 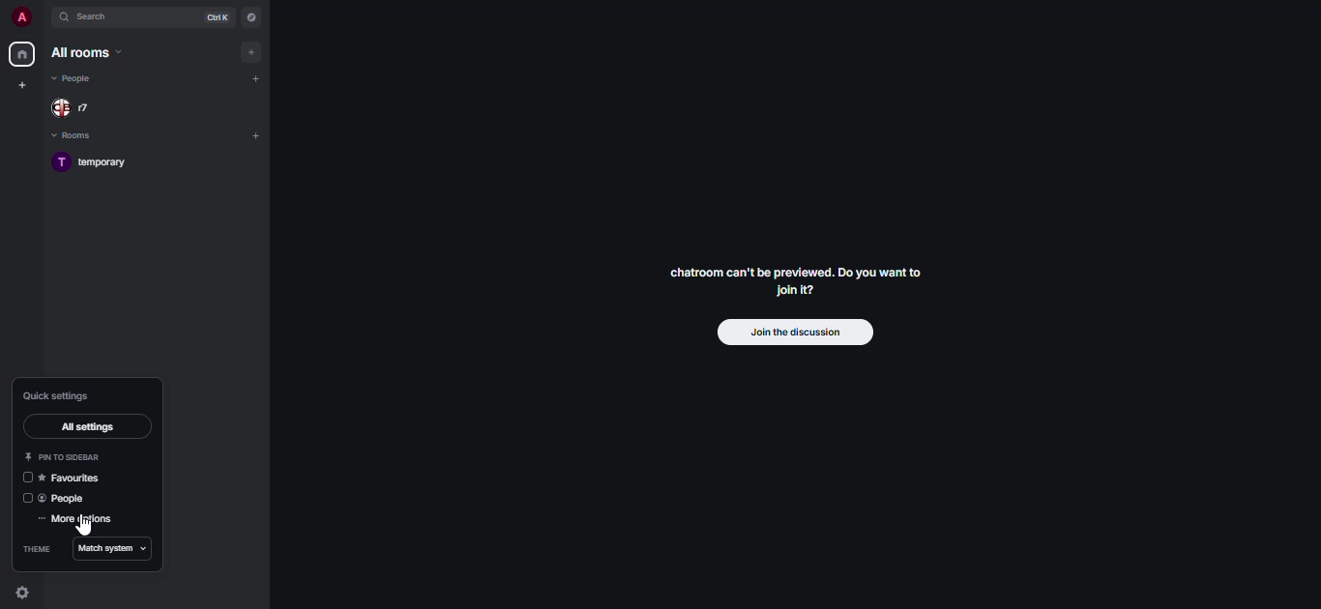 I want to click on cursor, so click(x=83, y=530).